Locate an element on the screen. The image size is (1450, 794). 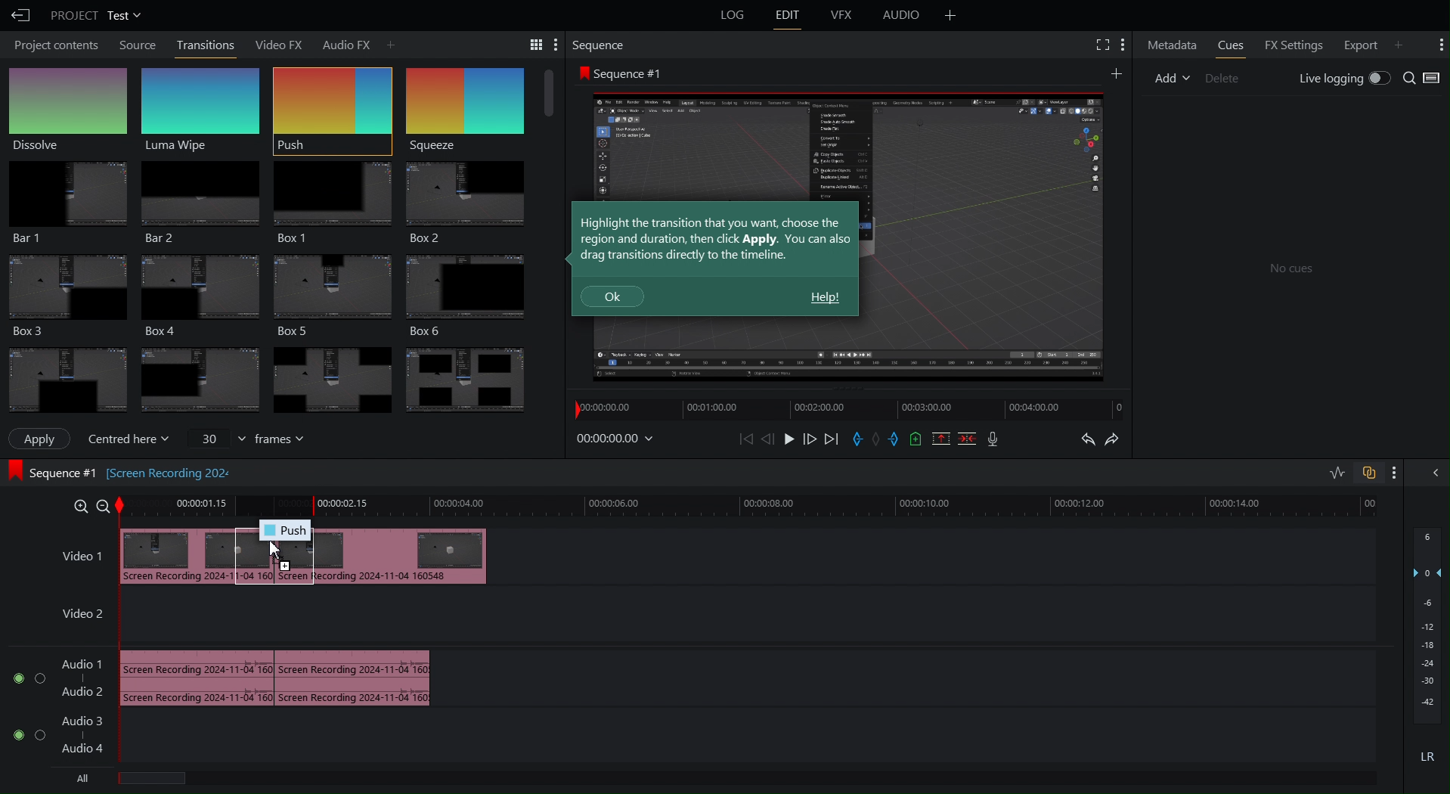
Toggles is located at coordinates (1363, 473).